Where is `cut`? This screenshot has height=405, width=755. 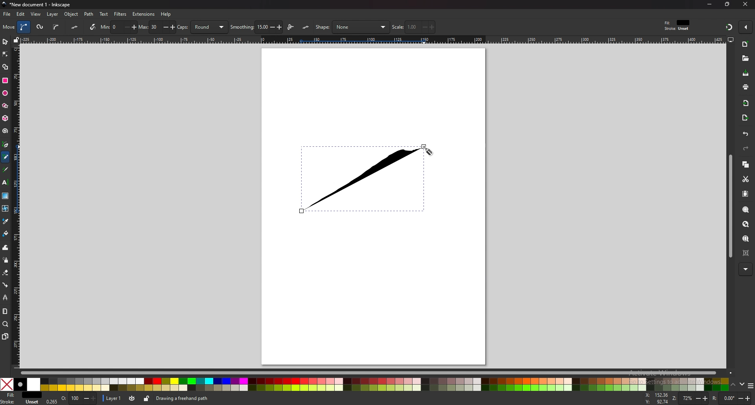 cut is located at coordinates (744, 179).